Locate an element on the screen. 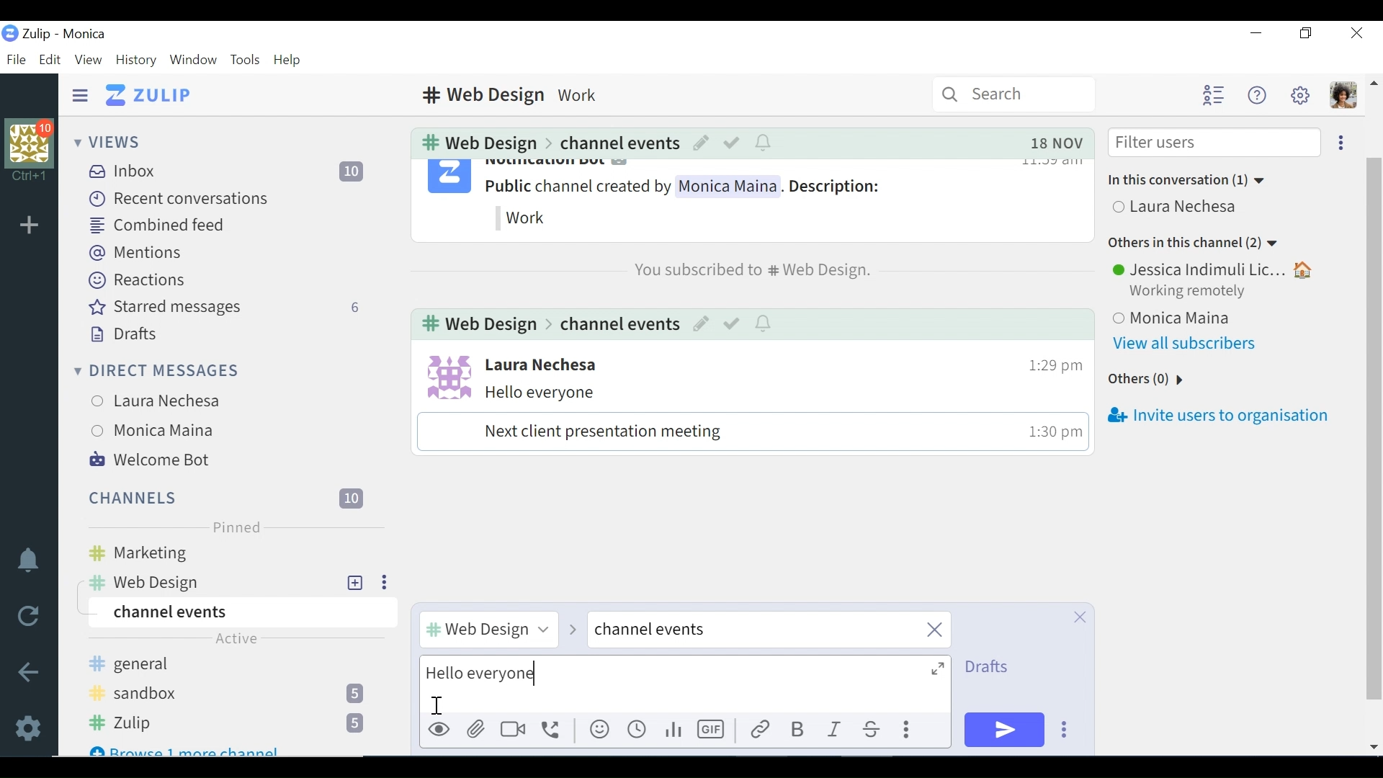 The image size is (1383, 778). Edit is located at coordinates (702, 325).